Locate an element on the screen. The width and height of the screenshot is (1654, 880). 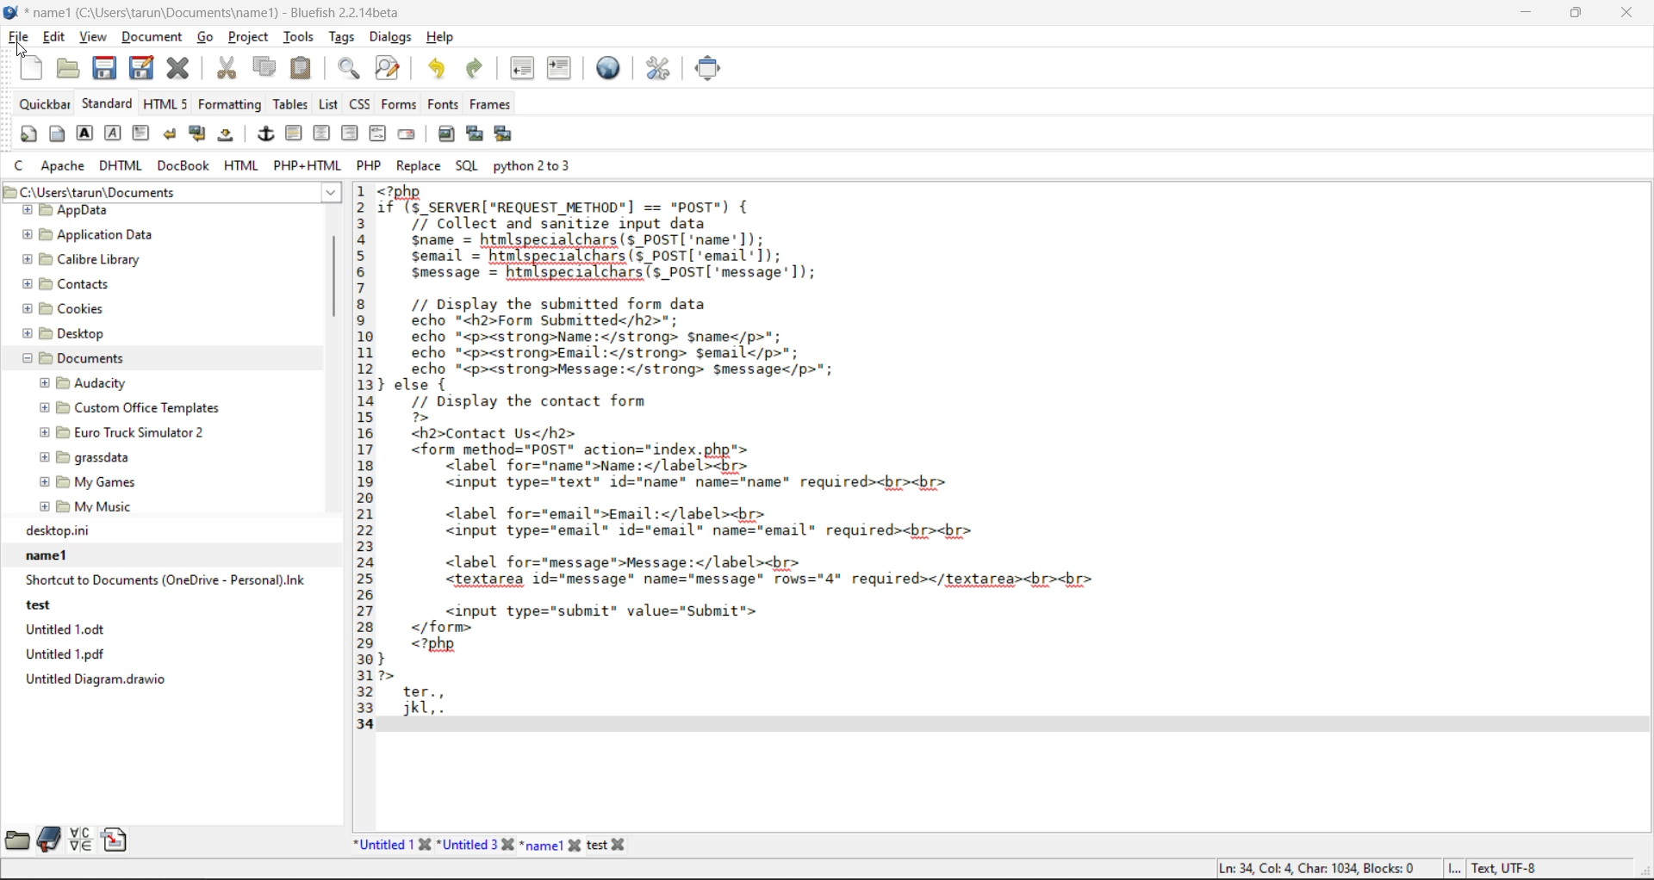
folder explorer is located at coordinates (151, 360).